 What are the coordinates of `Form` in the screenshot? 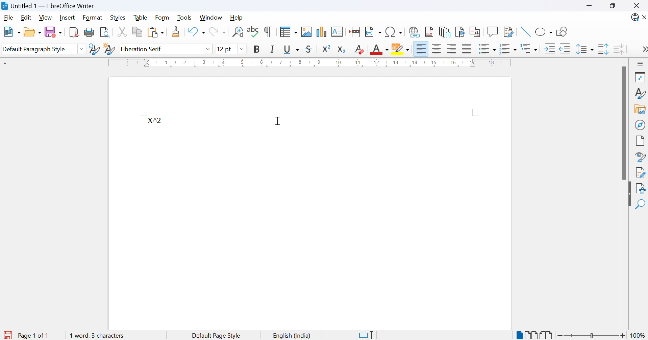 It's located at (163, 17).